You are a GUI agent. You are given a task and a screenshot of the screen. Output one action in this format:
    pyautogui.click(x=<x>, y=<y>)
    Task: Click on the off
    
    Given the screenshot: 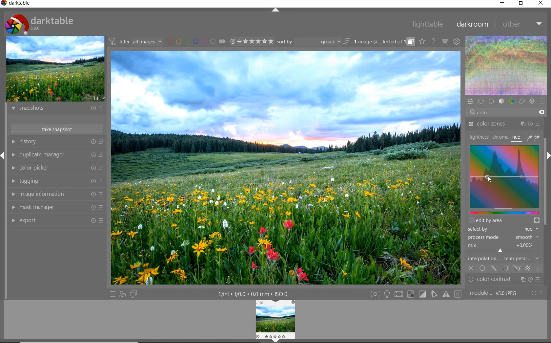 What is the action you would take?
    pyautogui.click(x=471, y=267)
    